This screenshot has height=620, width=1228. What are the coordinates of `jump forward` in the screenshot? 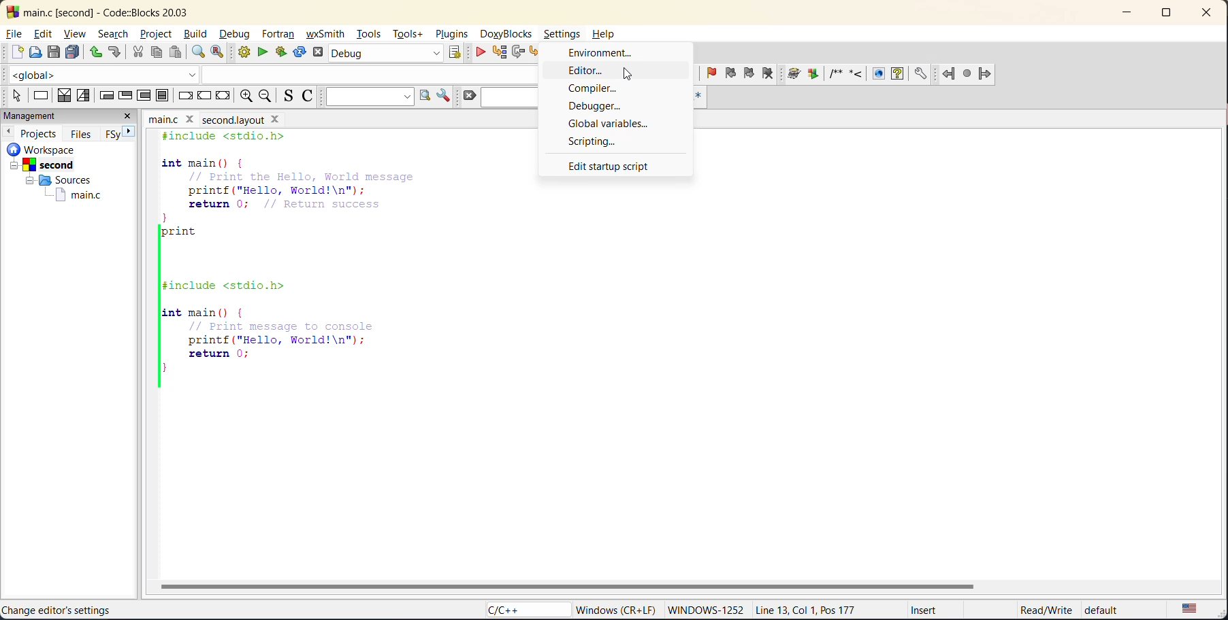 It's located at (988, 74).